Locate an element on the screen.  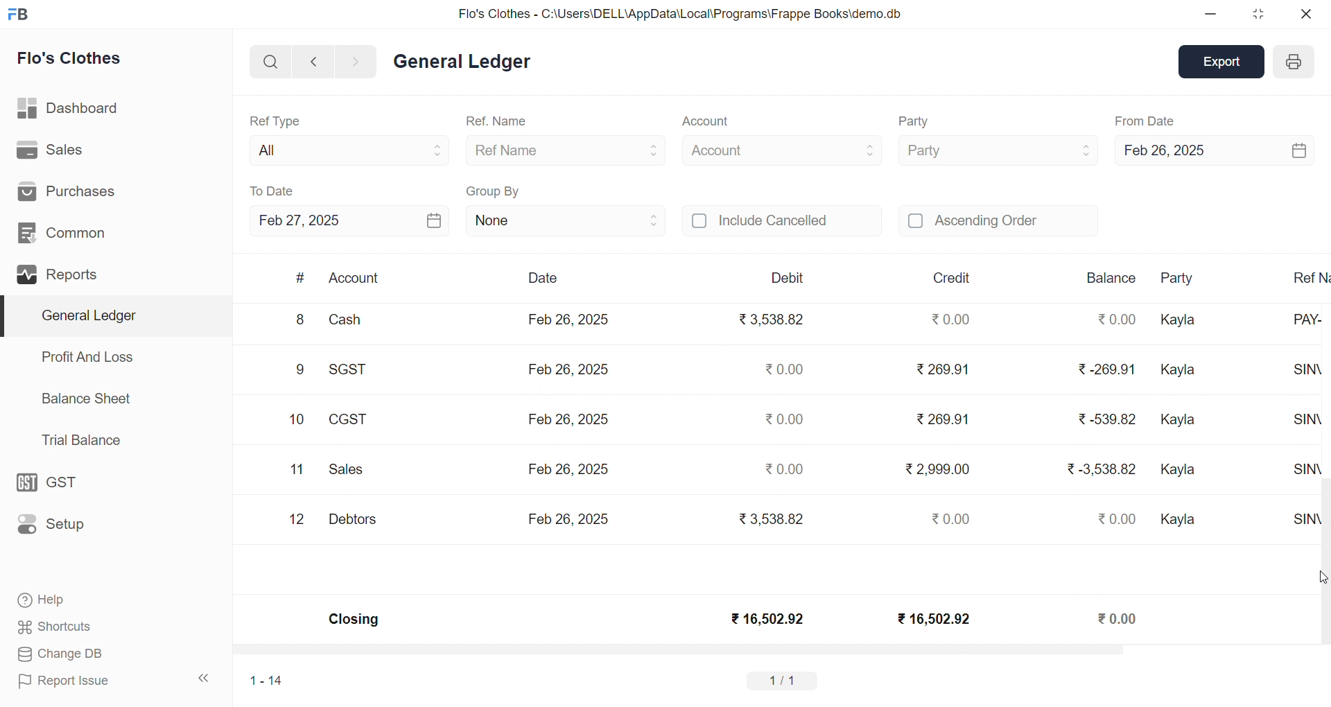
Kayla is located at coordinates (1181, 422).